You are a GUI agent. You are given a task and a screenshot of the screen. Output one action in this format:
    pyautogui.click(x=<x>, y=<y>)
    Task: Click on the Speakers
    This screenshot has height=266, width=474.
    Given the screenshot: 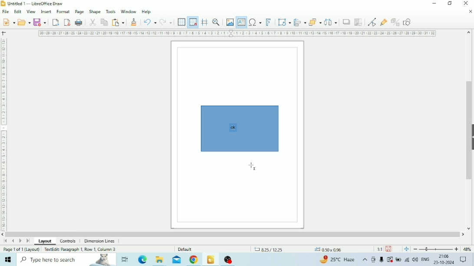 What is the action you would take?
    pyautogui.click(x=415, y=260)
    